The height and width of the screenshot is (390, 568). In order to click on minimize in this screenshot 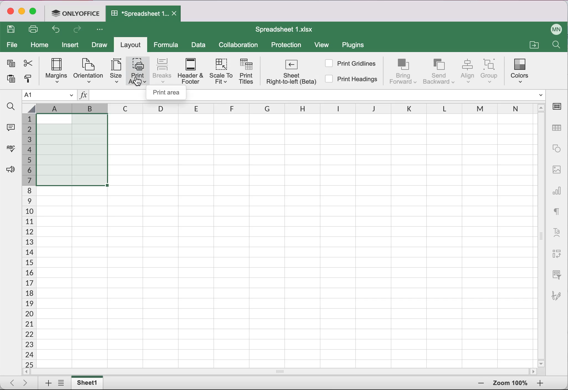, I will do `click(22, 12)`.